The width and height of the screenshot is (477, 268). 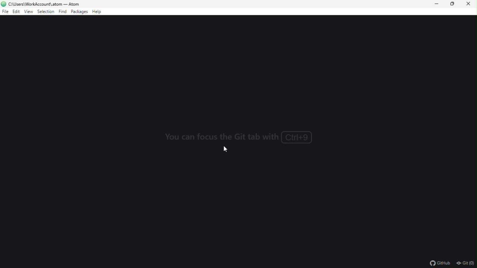 I want to click on packages, so click(x=79, y=12).